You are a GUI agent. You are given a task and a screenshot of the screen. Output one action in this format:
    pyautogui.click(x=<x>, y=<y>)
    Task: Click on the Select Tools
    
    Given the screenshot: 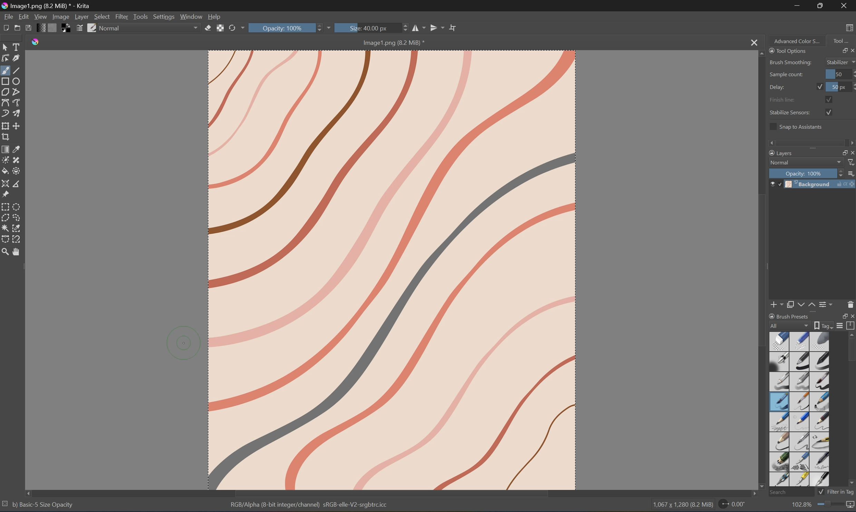 What is the action you would take?
    pyautogui.click(x=17, y=47)
    